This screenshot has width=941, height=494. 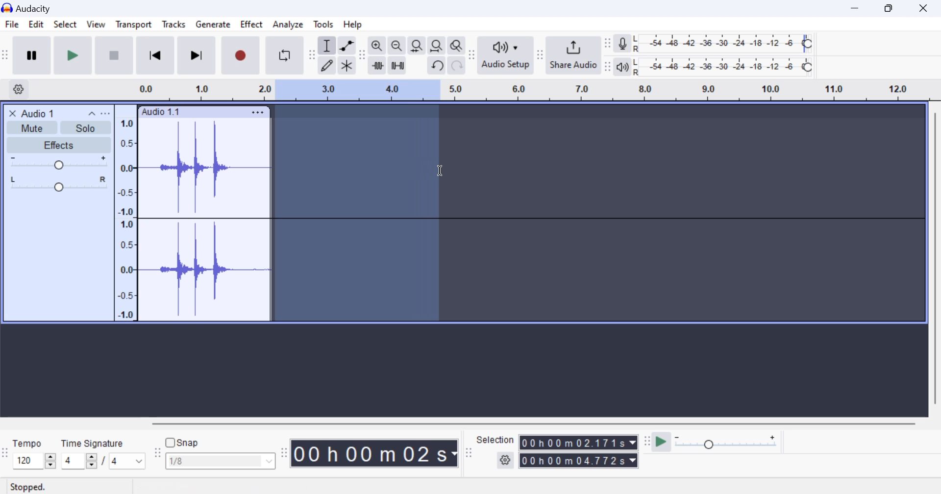 What do you see at coordinates (376, 453) in the screenshot?
I see `Clip Length` at bounding box center [376, 453].